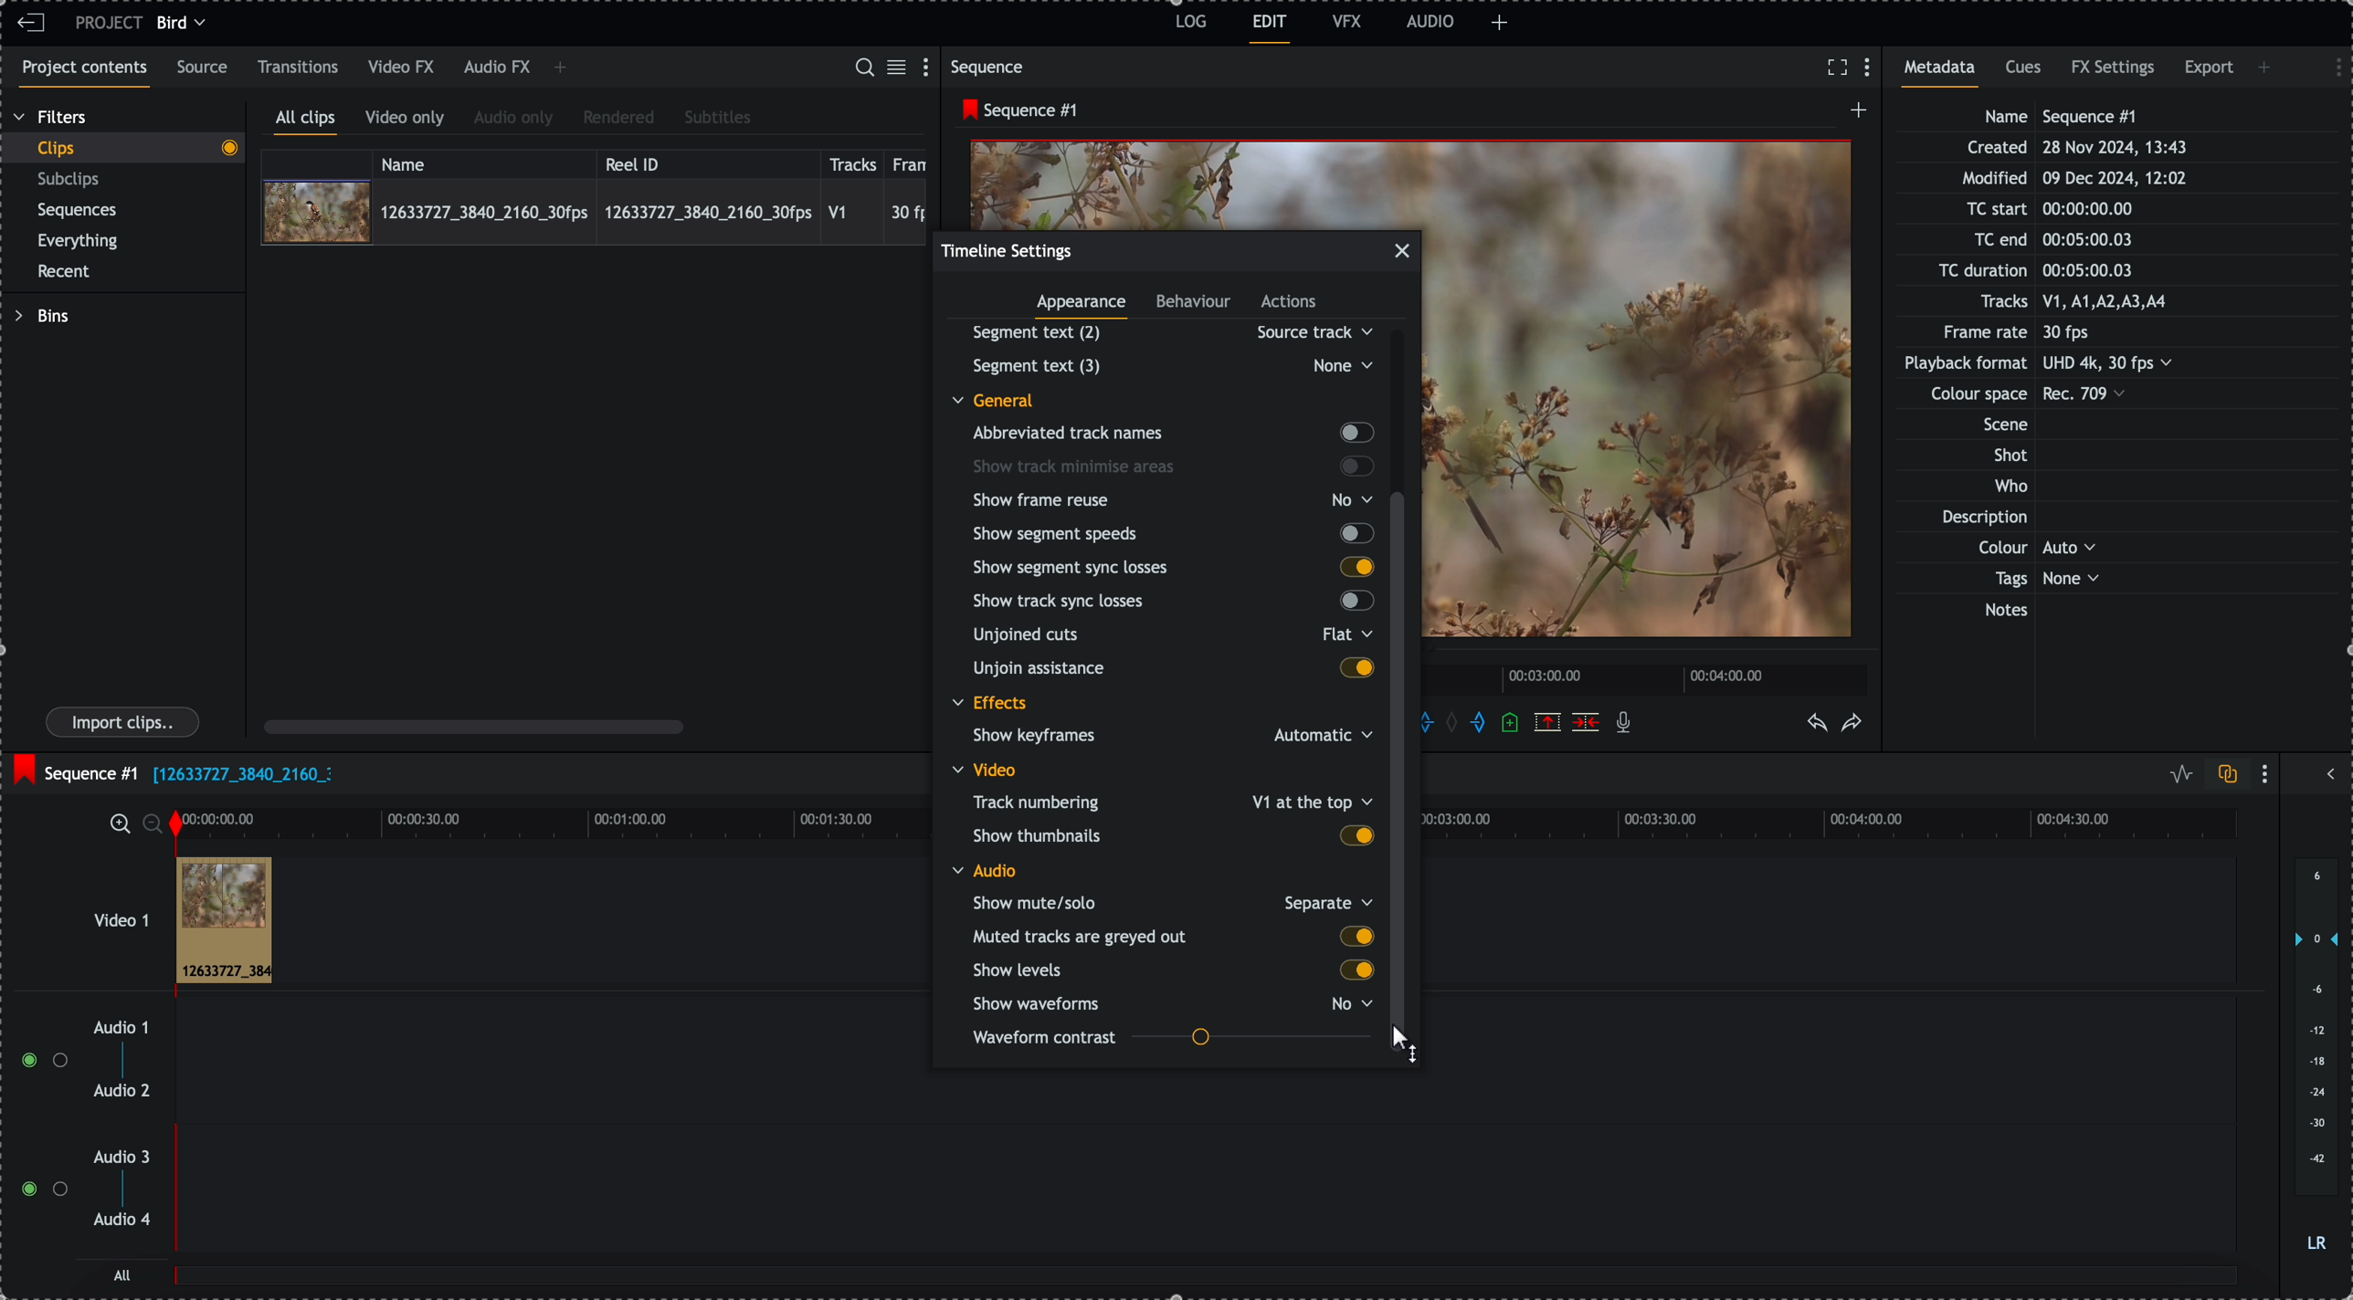  What do you see at coordinates (1174, 467) in the screenshot?
I see `show track minimise areas` at bounding box center [1174, 467].